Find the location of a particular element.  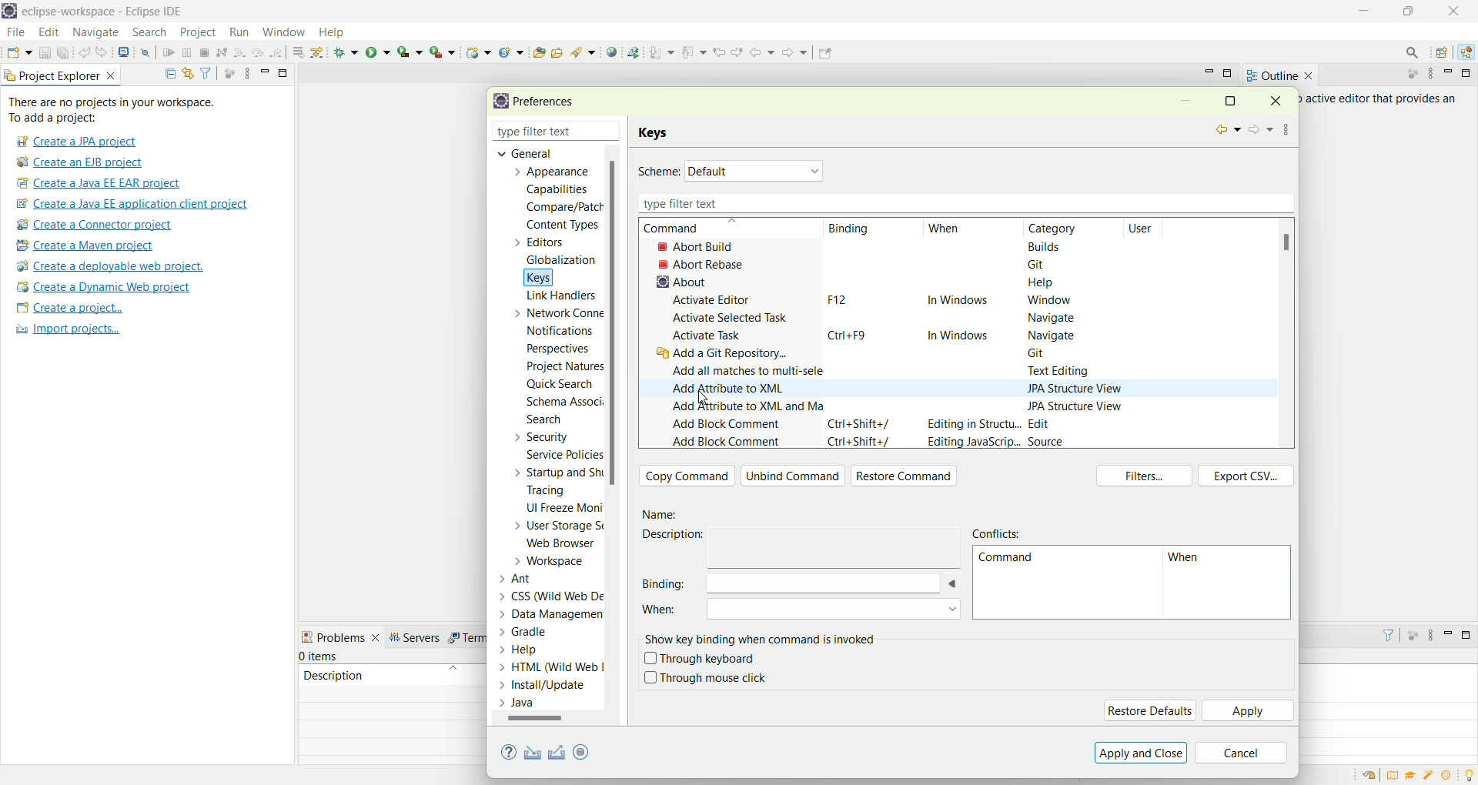

maximize is located at coordinates (1229, 100).